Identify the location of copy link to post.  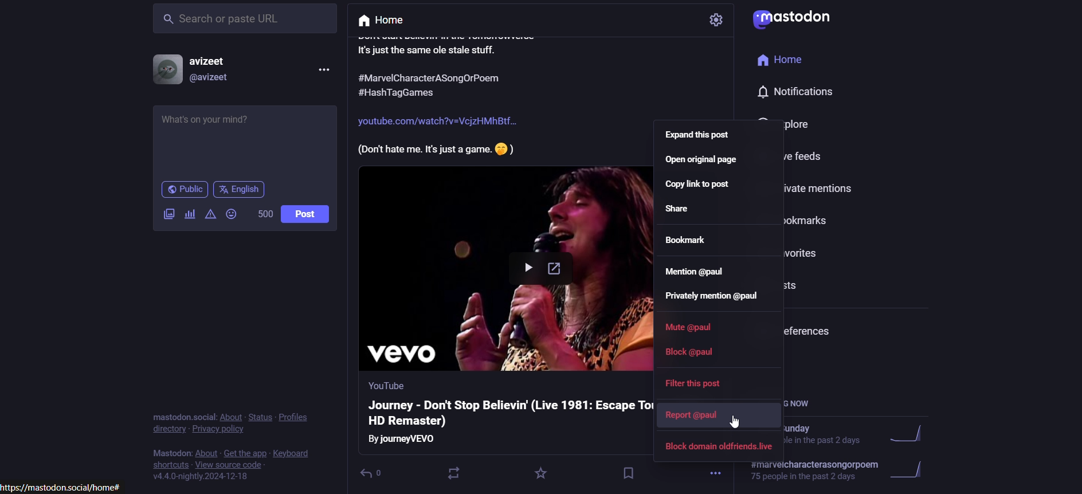
(700, 188).